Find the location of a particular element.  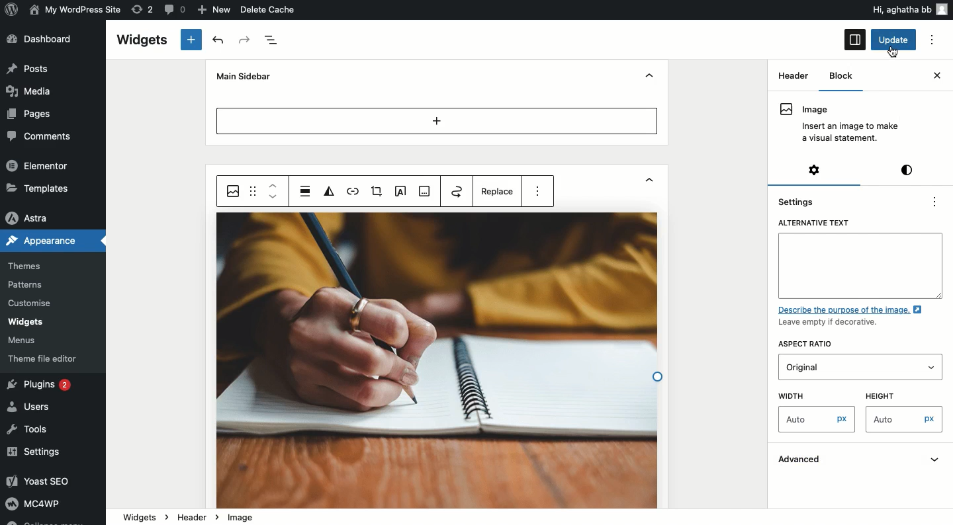

Hi user is located at coordinates (909, 9).